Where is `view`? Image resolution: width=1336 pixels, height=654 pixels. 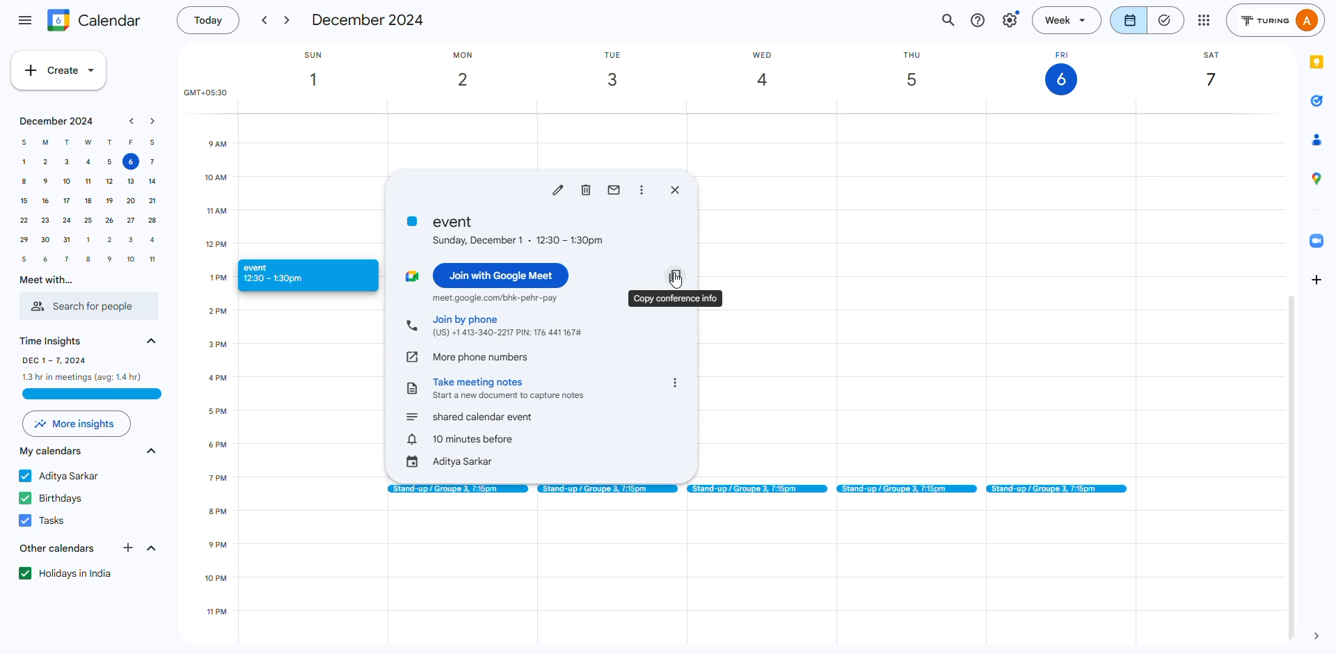 view is located at coordinates (1148, 19).